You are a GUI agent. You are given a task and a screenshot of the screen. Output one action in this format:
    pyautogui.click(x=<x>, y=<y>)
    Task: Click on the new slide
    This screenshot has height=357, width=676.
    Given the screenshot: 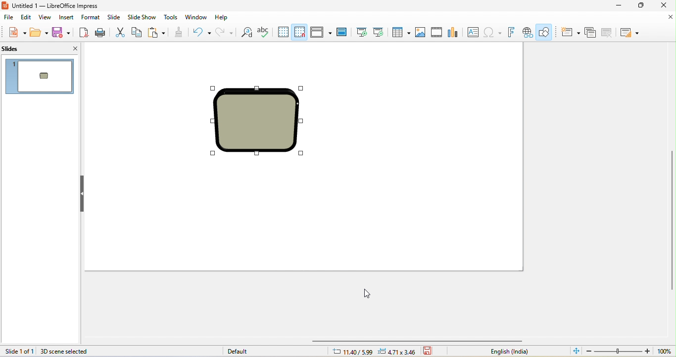 What is the action you would take?
    pyautogui.click(x=571, y=32)
    